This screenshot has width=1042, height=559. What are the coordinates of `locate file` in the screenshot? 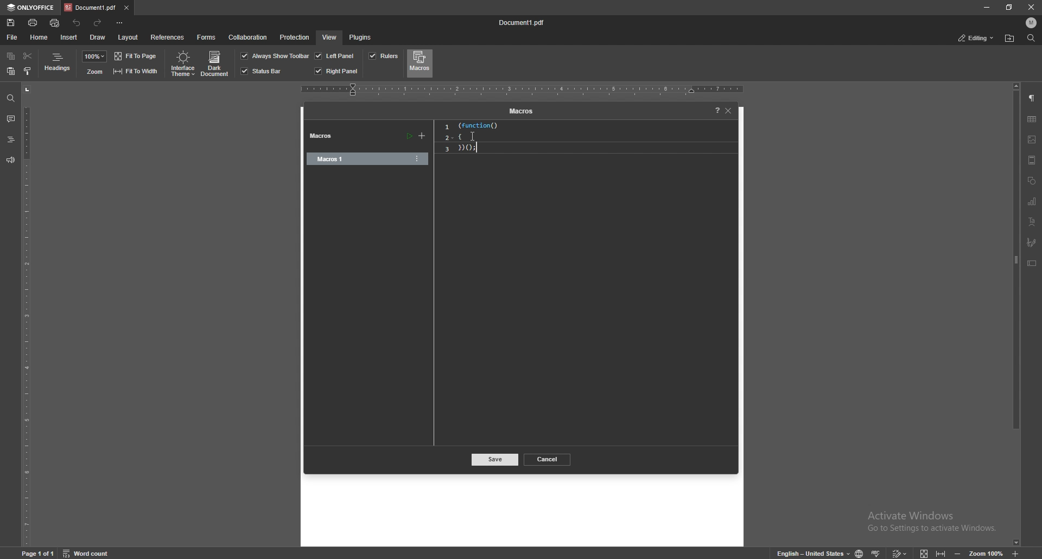 It's located at (1011, 38).